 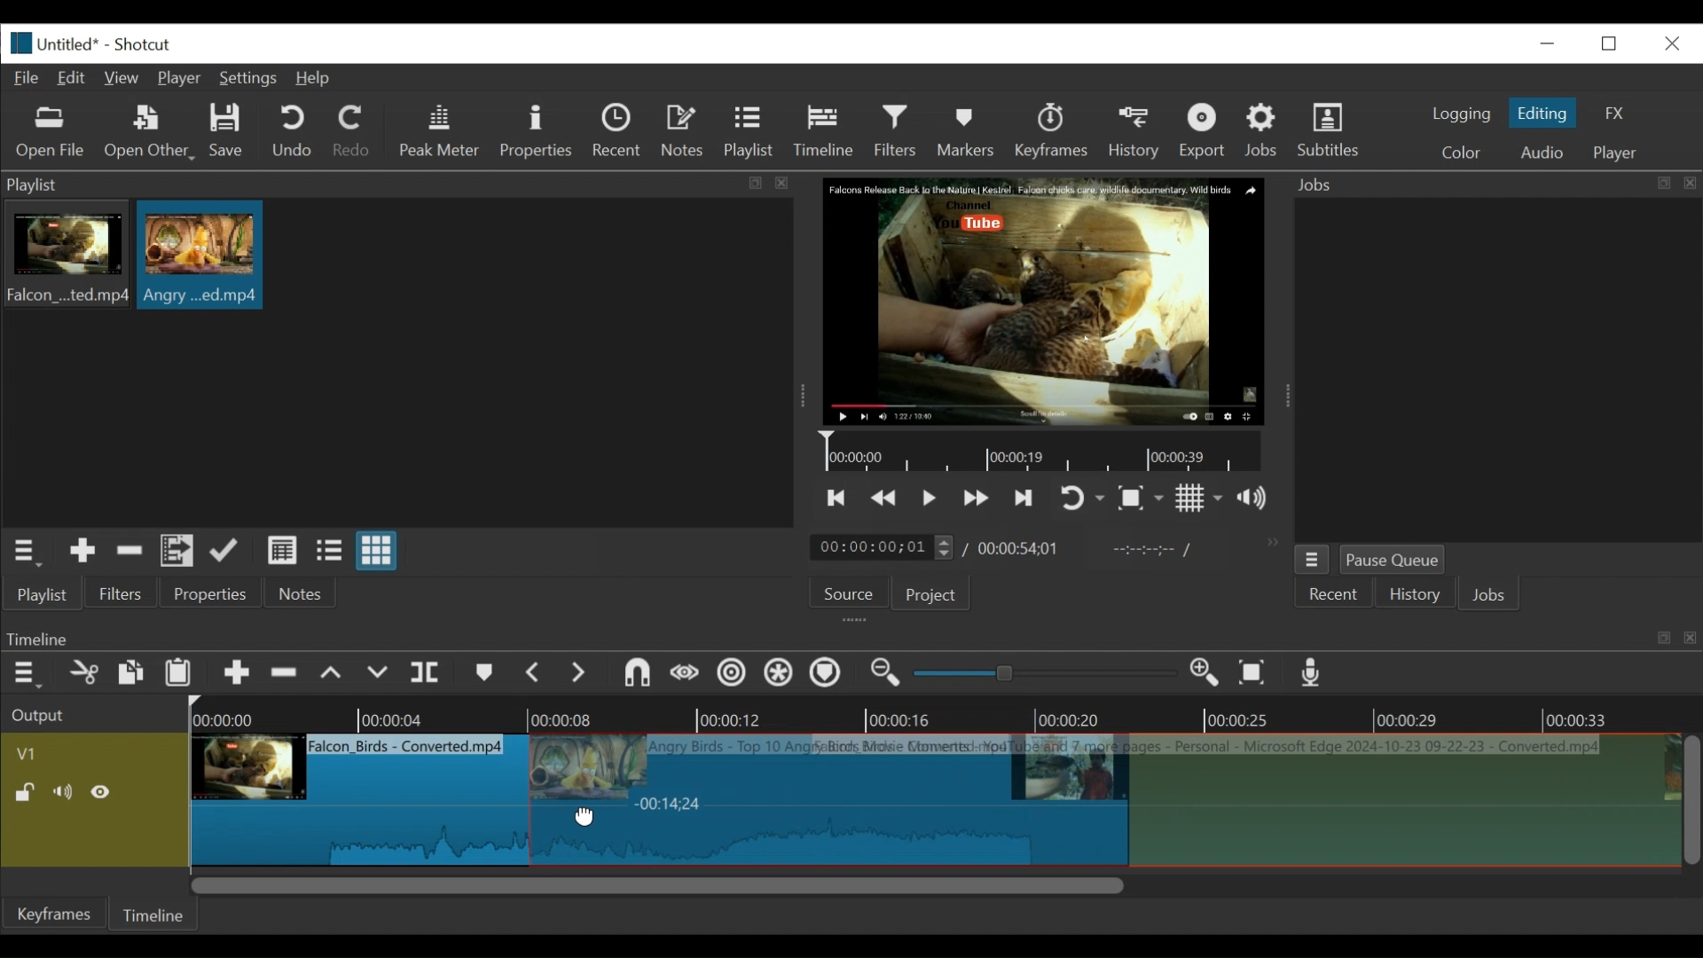 I want to click on Add files to playlist, so click(x=177, y=554).